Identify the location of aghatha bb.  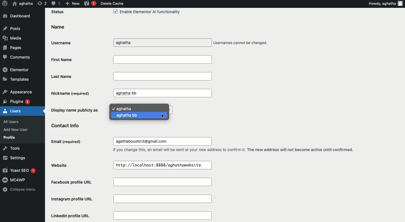
(129, 116).